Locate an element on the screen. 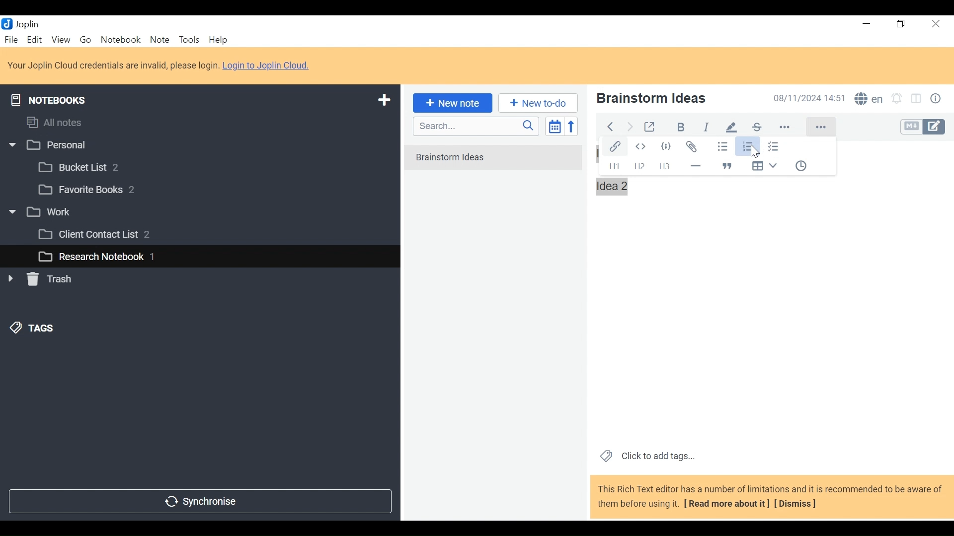  Bulleted list is located at coordinates (722, 147).